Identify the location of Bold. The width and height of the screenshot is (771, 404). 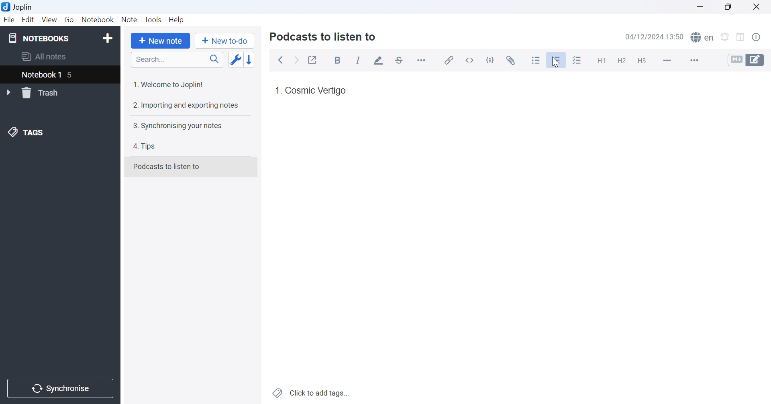
(339, 61).